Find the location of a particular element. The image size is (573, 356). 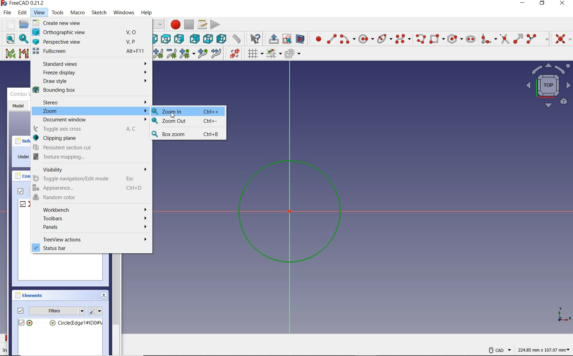

filters is located at coordinates (22, 191).